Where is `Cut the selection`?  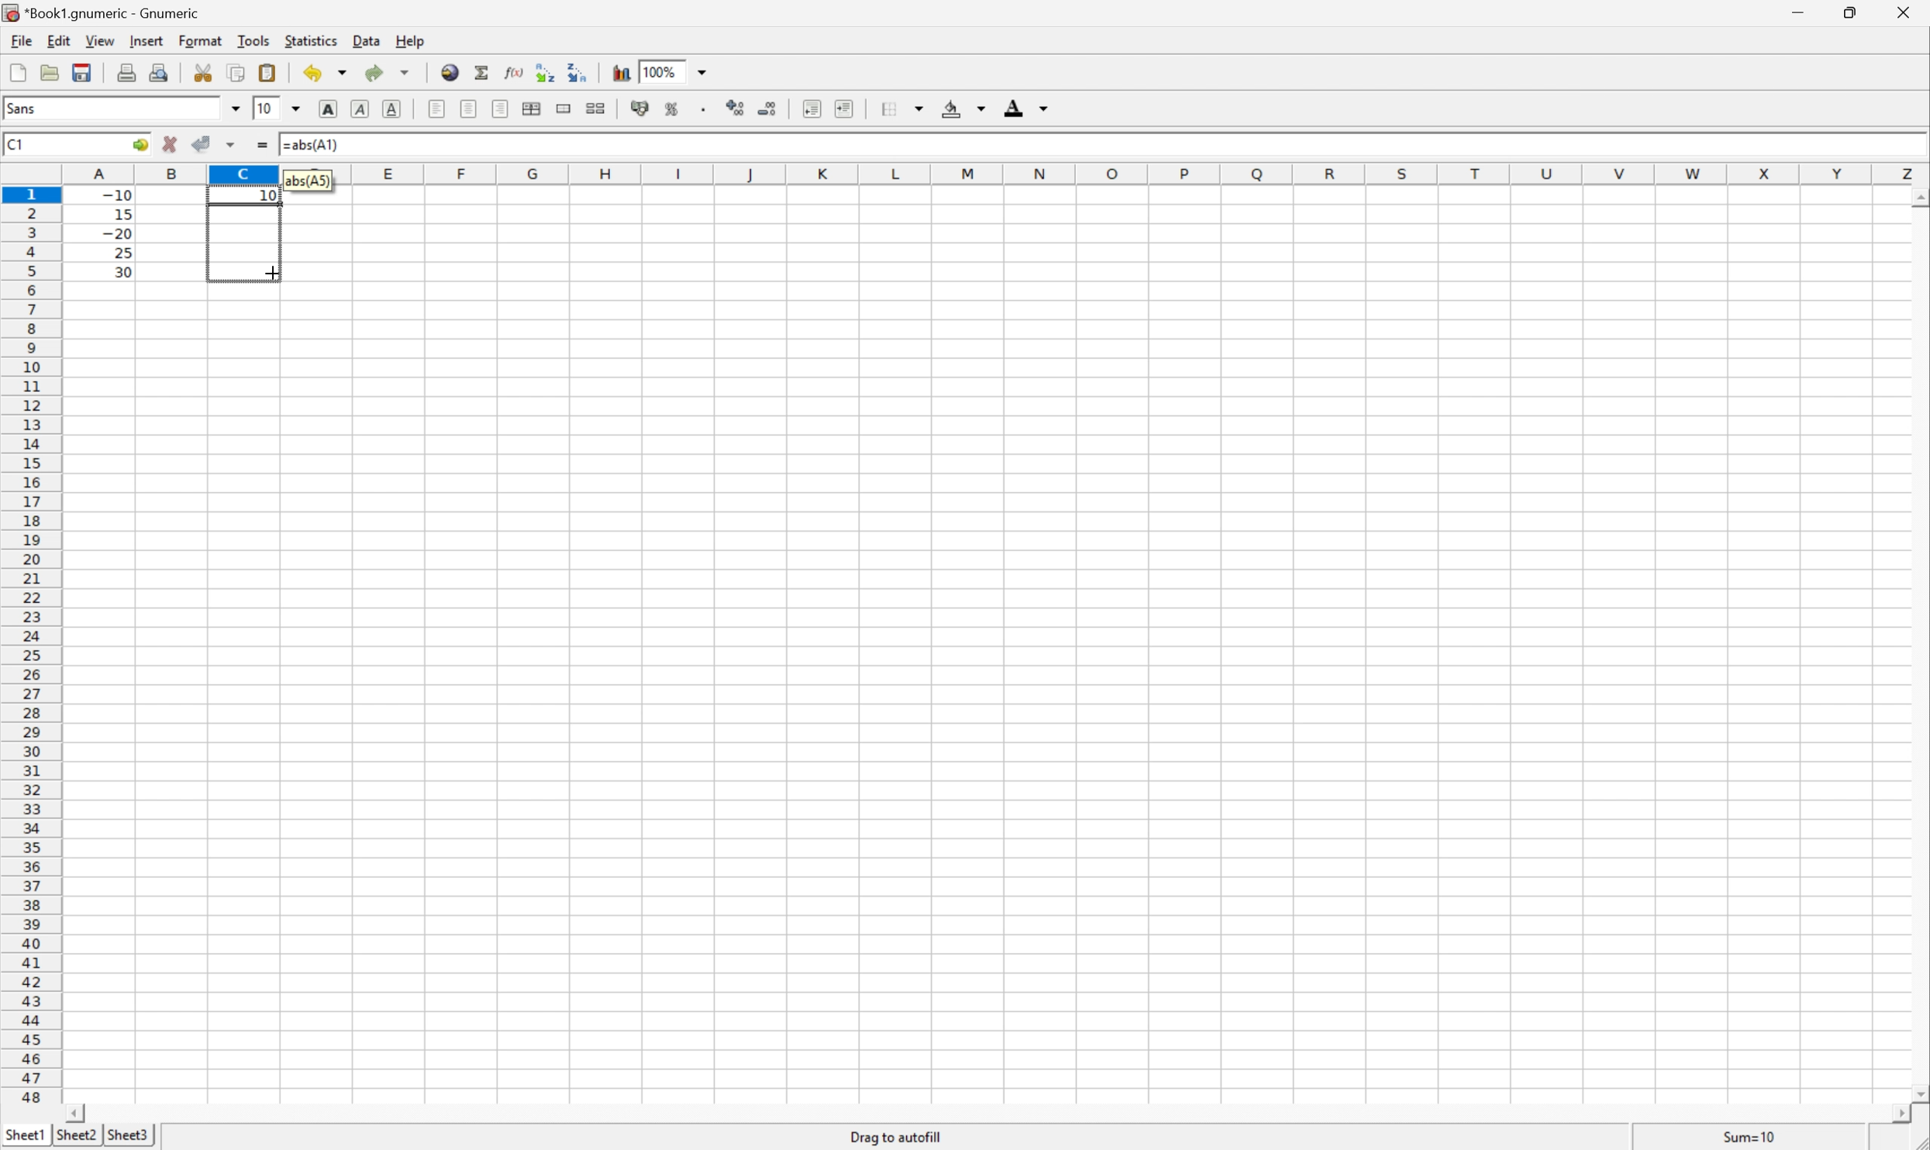
Cut the selection is located at coordinates (206, 73).